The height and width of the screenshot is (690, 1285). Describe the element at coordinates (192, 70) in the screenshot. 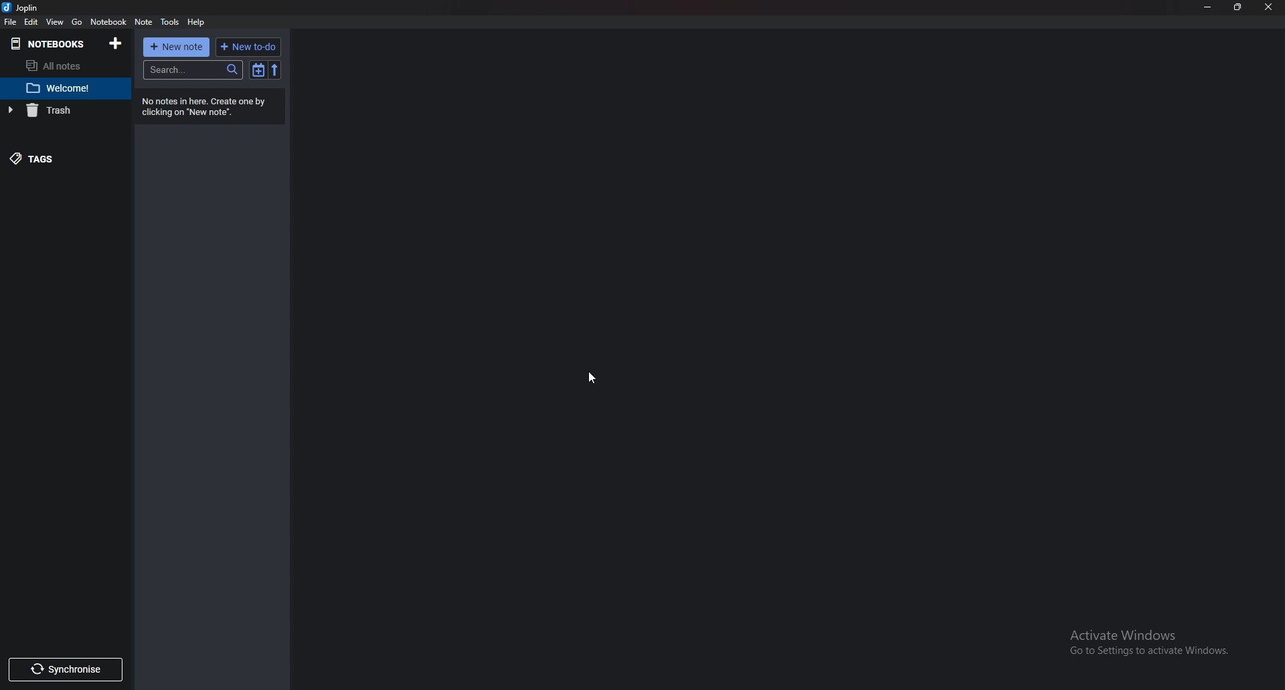

I see `search` at that location.